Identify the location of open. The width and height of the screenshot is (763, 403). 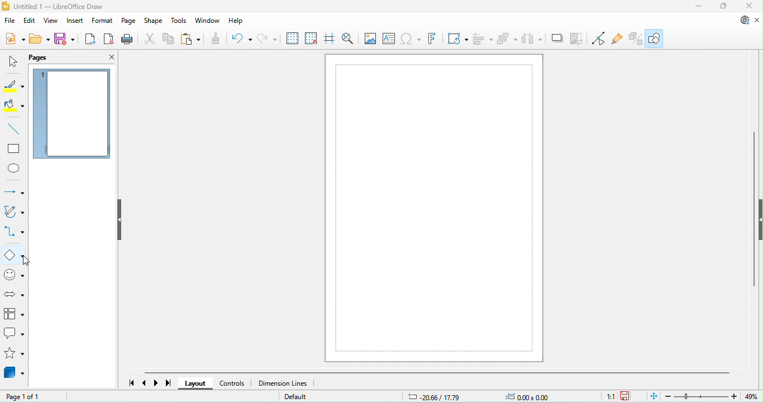
(39, 39).